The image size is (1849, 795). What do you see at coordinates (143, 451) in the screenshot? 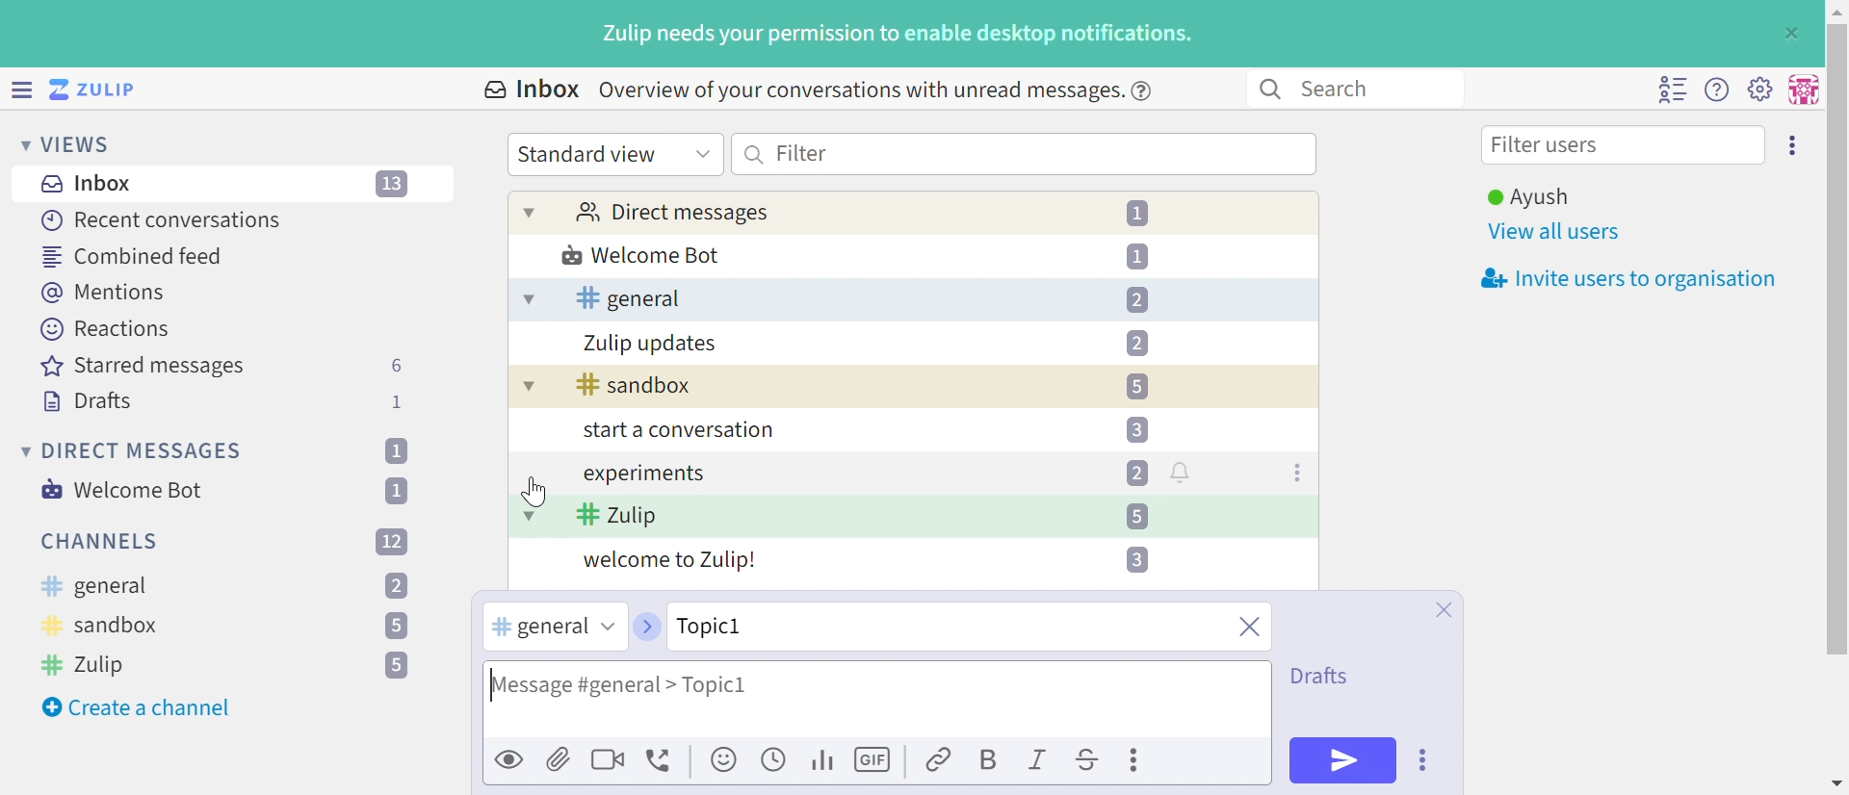
I see `DIRECT MESSAGES` at bounding box center [143, 451].